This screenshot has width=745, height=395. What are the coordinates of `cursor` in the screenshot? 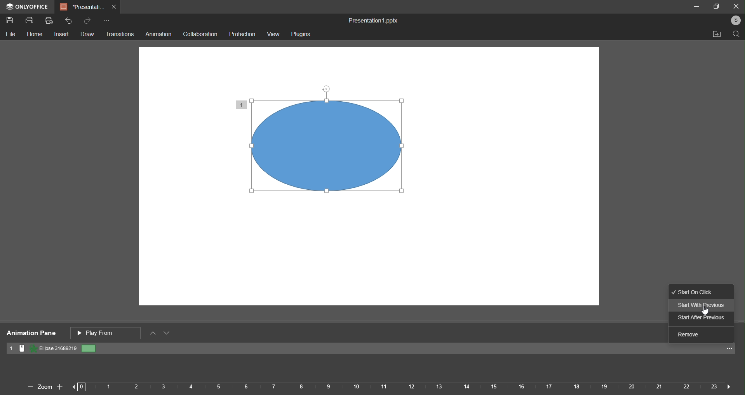 It's located at (709, 313).